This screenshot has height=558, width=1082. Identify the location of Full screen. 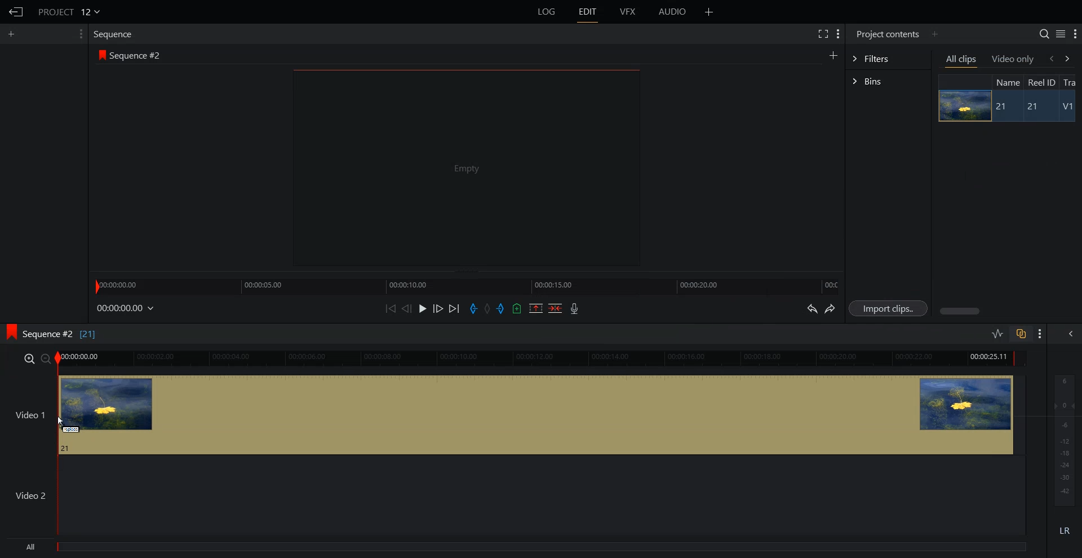
(822, 33).